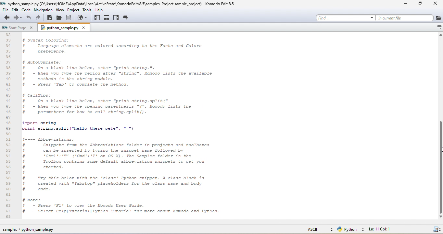 The width and height of the screenshot is (443, 234). Describe the element at coordinates (390, 230) in the screenshot. I see `lnc11, col 1` at that location.